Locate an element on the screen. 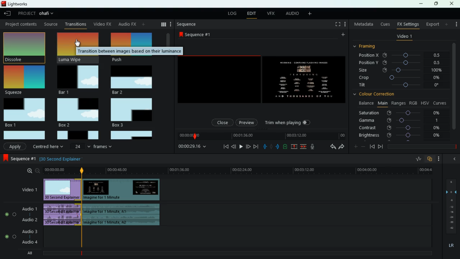 This screenshot has width=460, height=259. zoom is located at coordinates (32, 171).